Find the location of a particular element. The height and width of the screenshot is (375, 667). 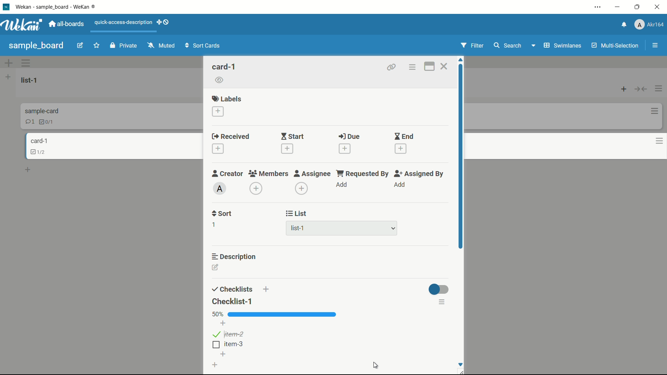

favorites is located at coordinates (97, 45).